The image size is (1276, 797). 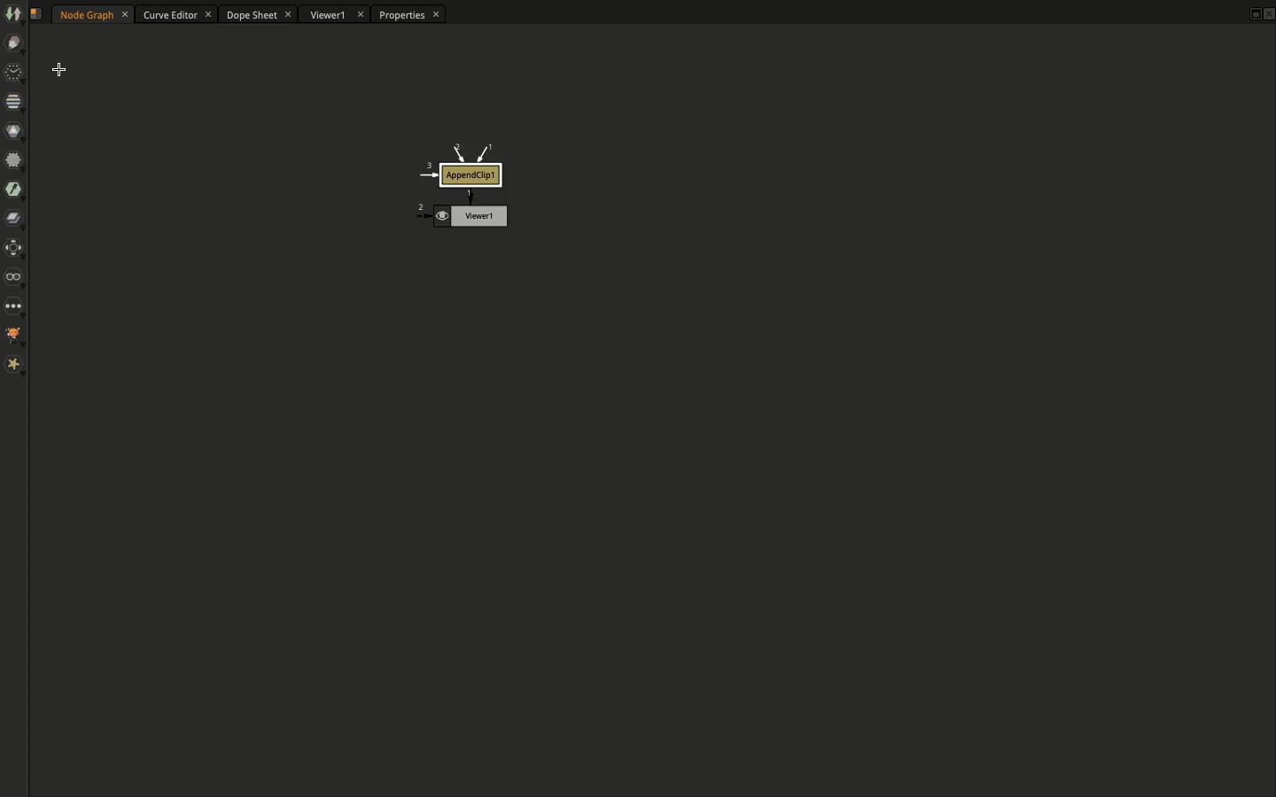 I want to click on AppendClip1 node, so click(x=465, y=166).